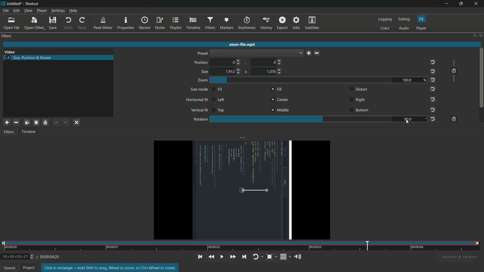 The image size is (484, 272). I want to click on peak meter, so click(103, 23).